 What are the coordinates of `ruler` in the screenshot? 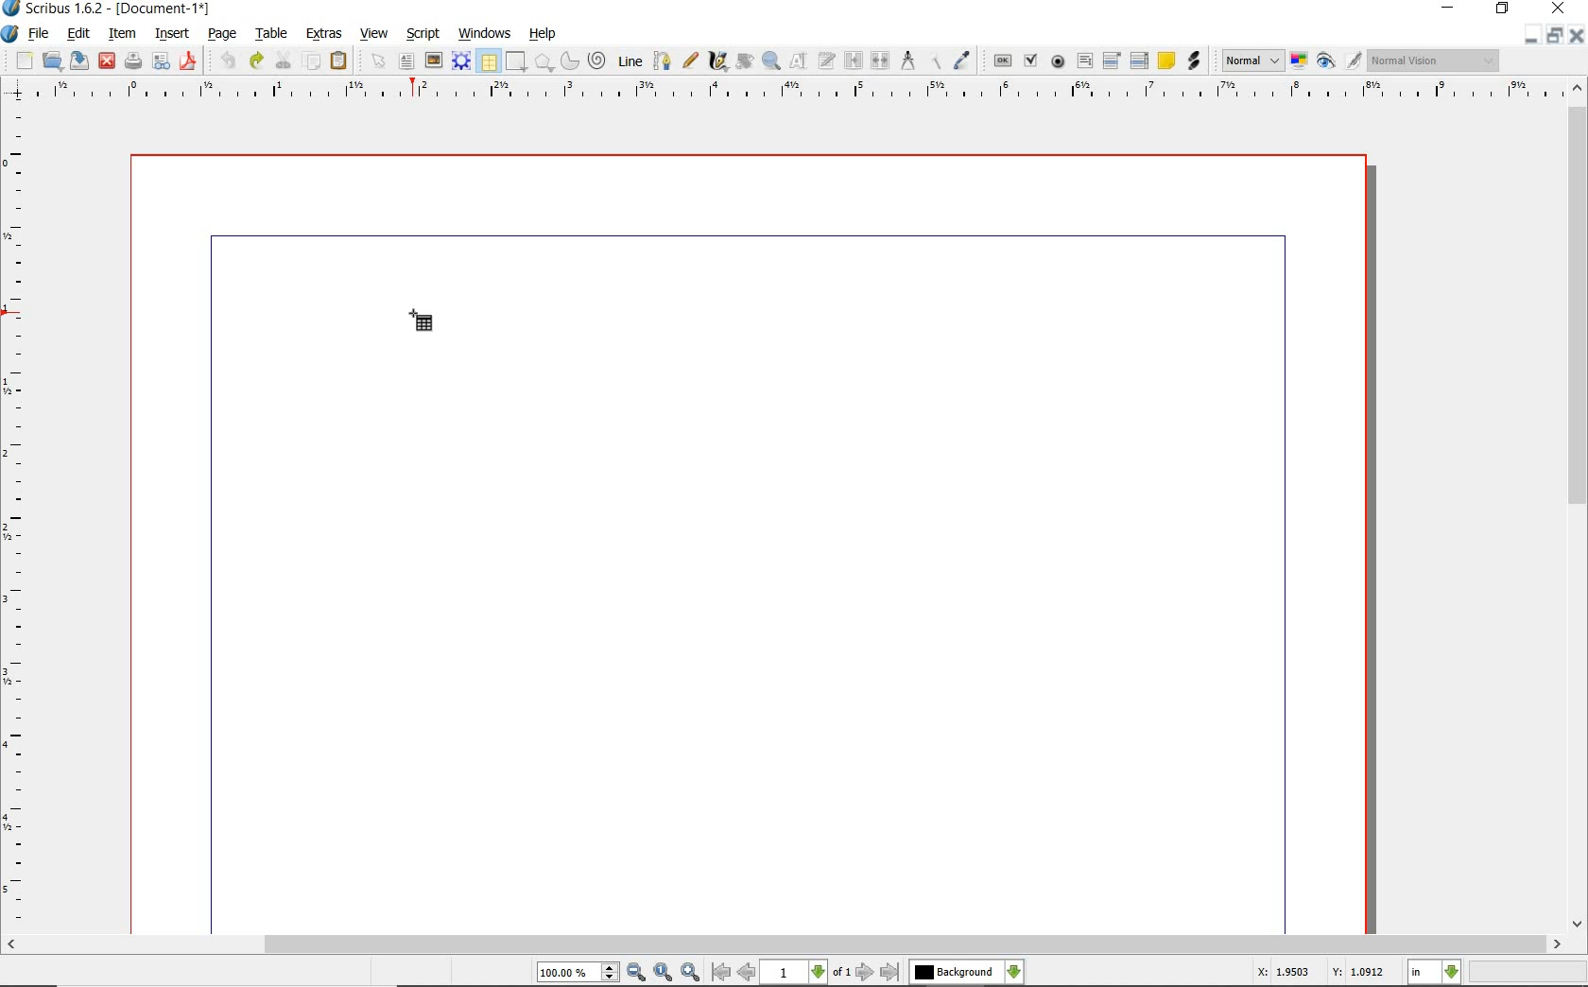 It's located at (18, 517).